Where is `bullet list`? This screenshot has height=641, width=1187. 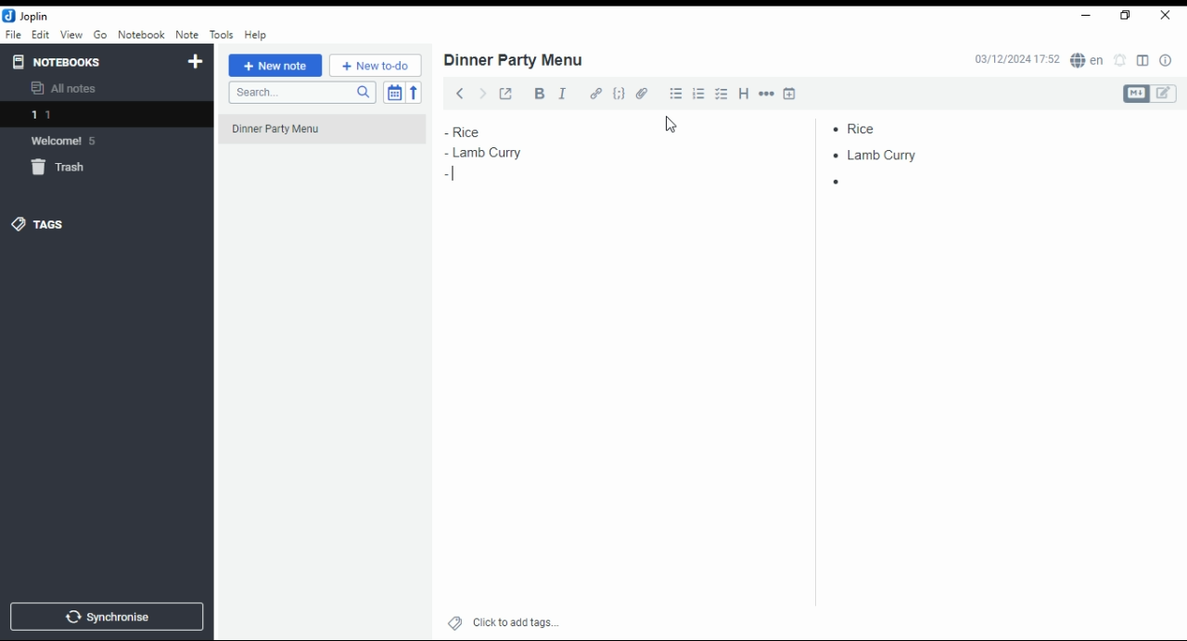 bullet list is located at coordinates (678, 94).